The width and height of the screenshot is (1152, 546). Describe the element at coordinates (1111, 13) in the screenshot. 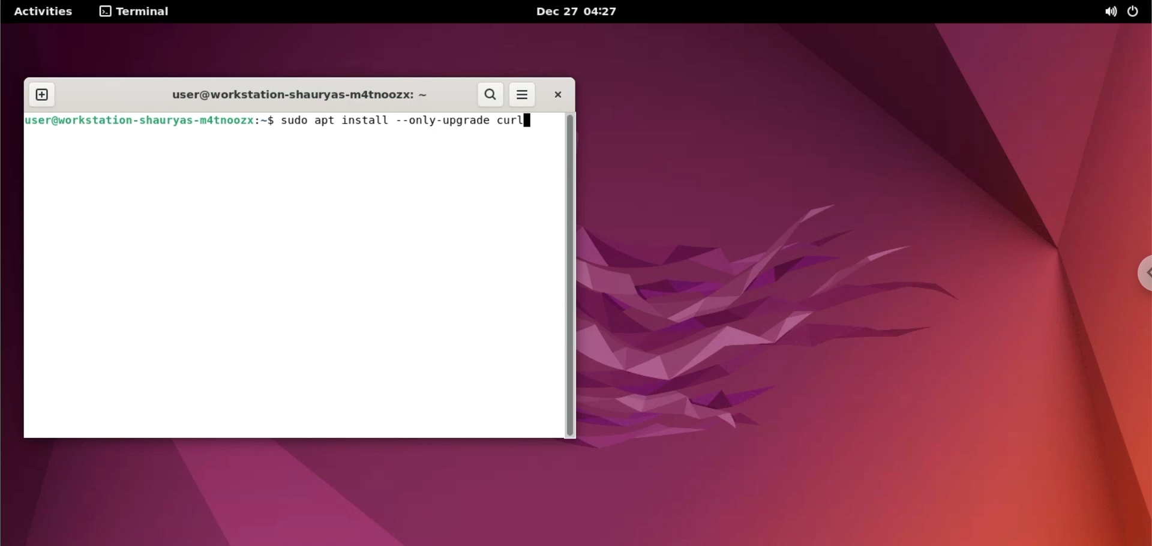

I see `sound options` at that location.